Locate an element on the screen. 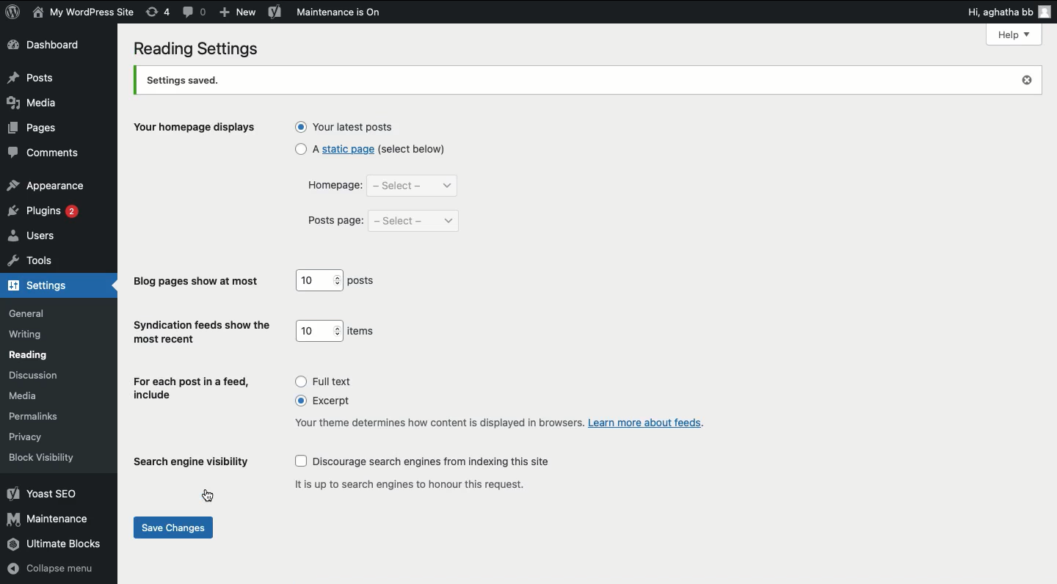 The image size is (1057, 584). comment is located at coordinates (195, 12).